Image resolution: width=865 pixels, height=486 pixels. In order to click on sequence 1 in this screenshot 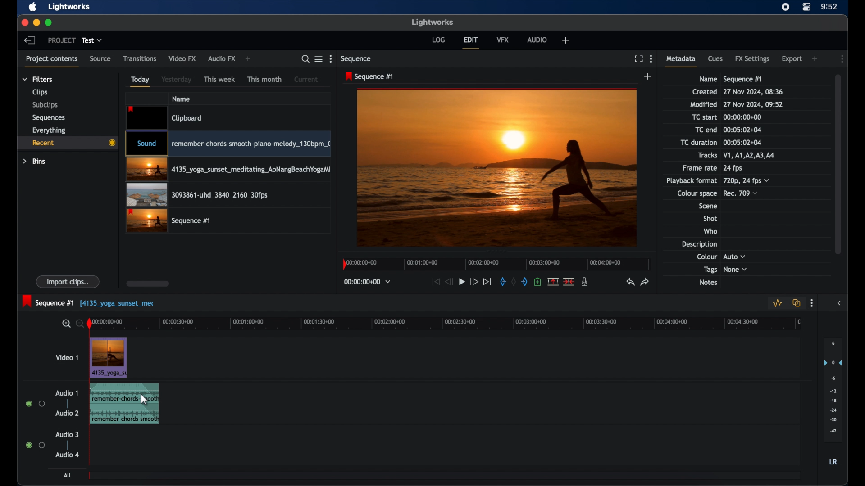, I will do `click(743, 79)`.